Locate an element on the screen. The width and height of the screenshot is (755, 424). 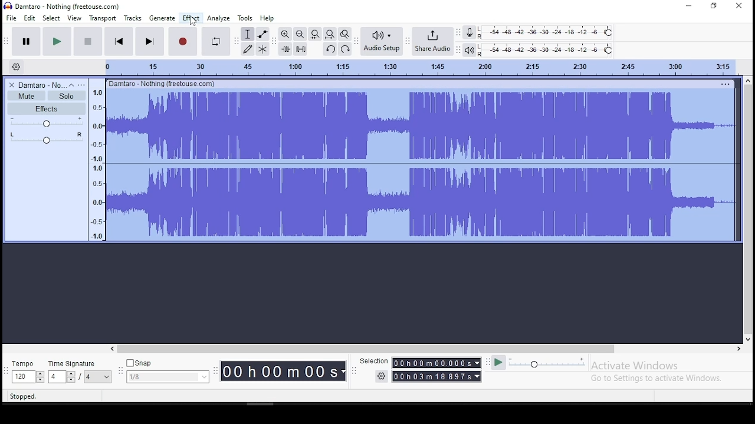
Drop down is located at coordinates (203, 376).